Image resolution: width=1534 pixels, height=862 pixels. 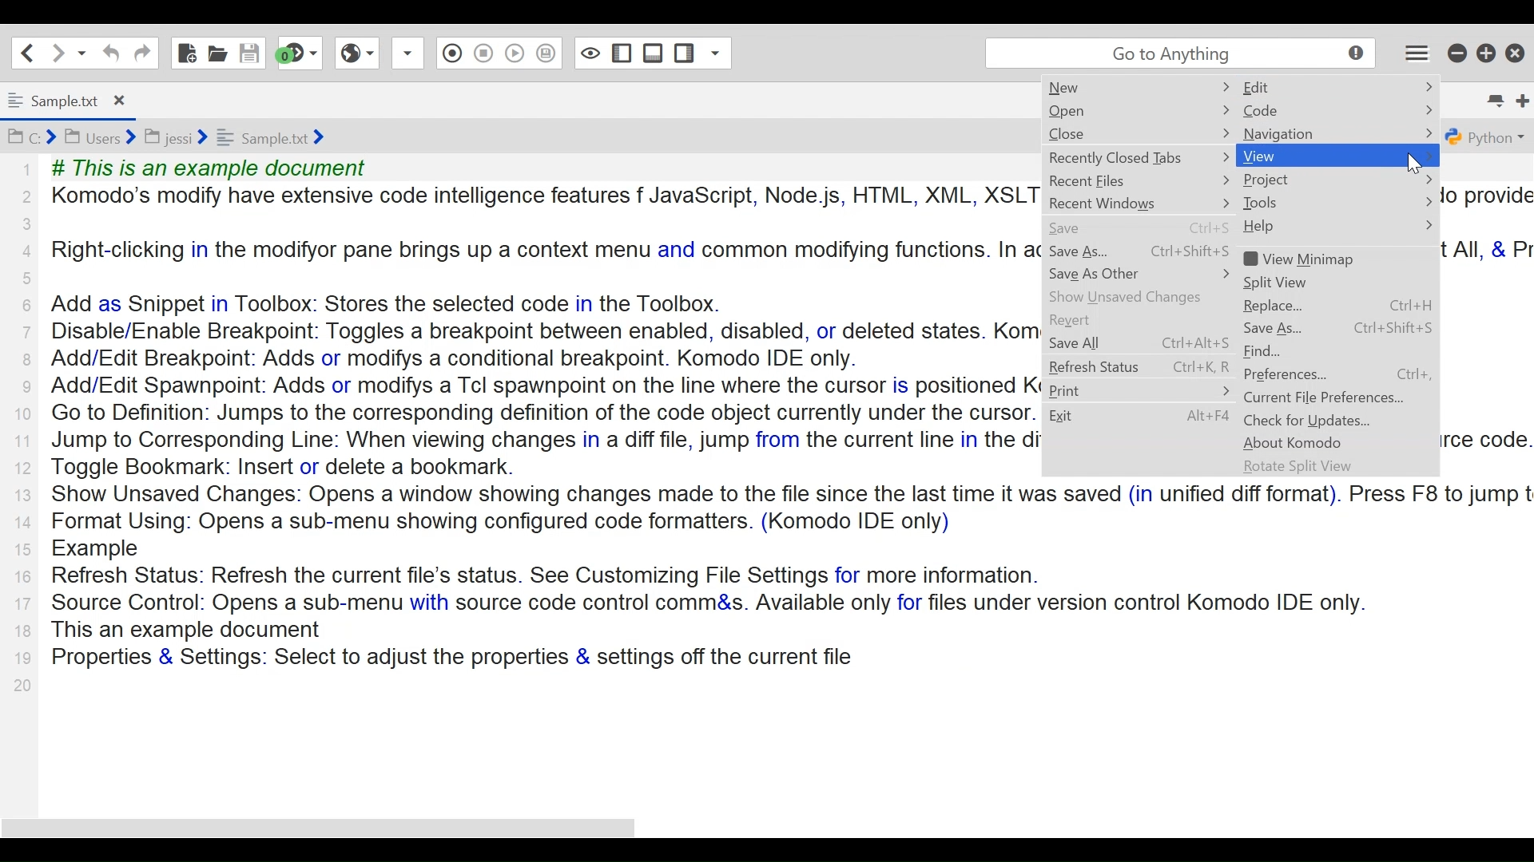 What do you see at coordinates (248, 52) in the screenshot?
I see `Save` at bounding box center [248, 52].